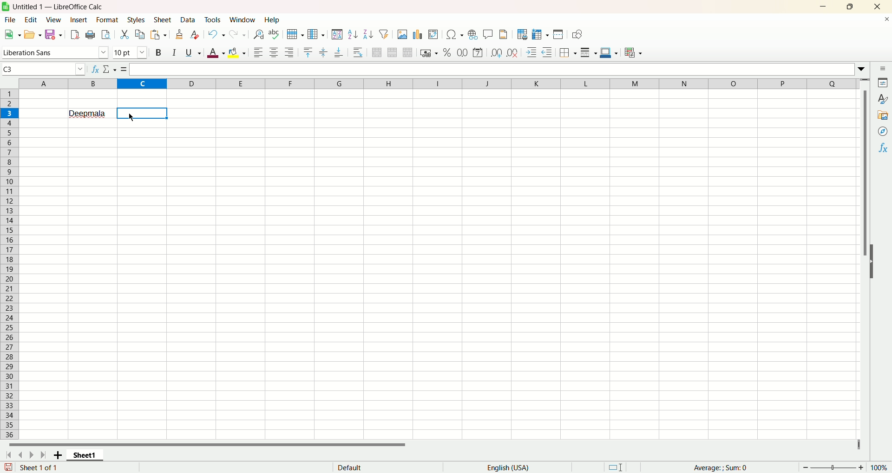 This screenshot has width=892, height=473. I want to click on first sheet, so click(8, 456).